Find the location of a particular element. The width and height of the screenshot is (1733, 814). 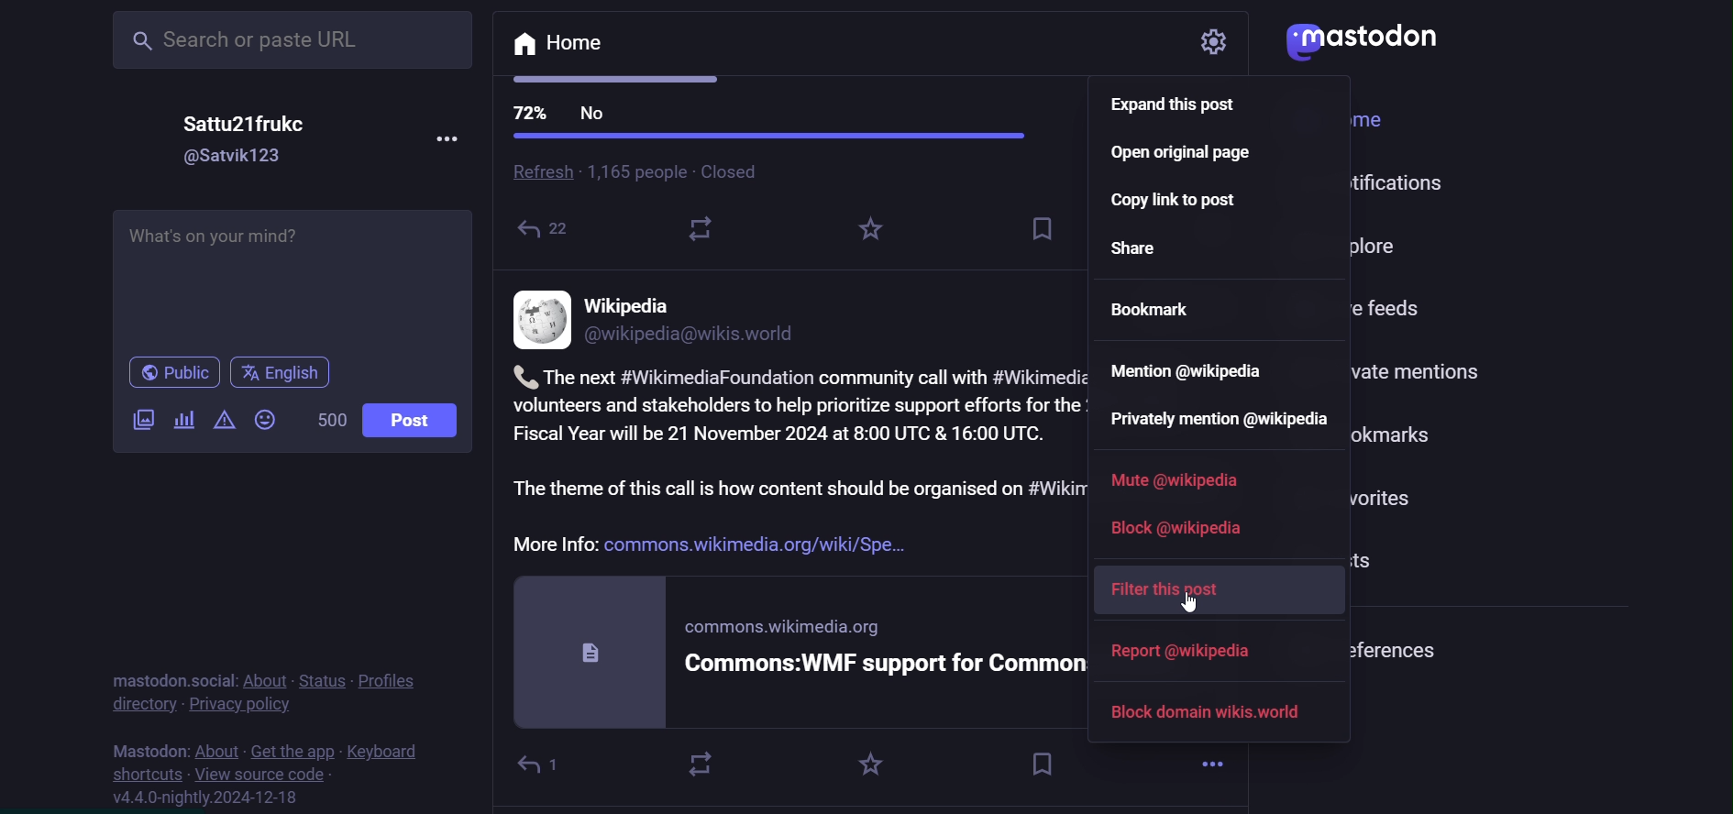

The theme of this call is how content should be organised on #Wikimedia Commons, is located at coordinates (800, 489).